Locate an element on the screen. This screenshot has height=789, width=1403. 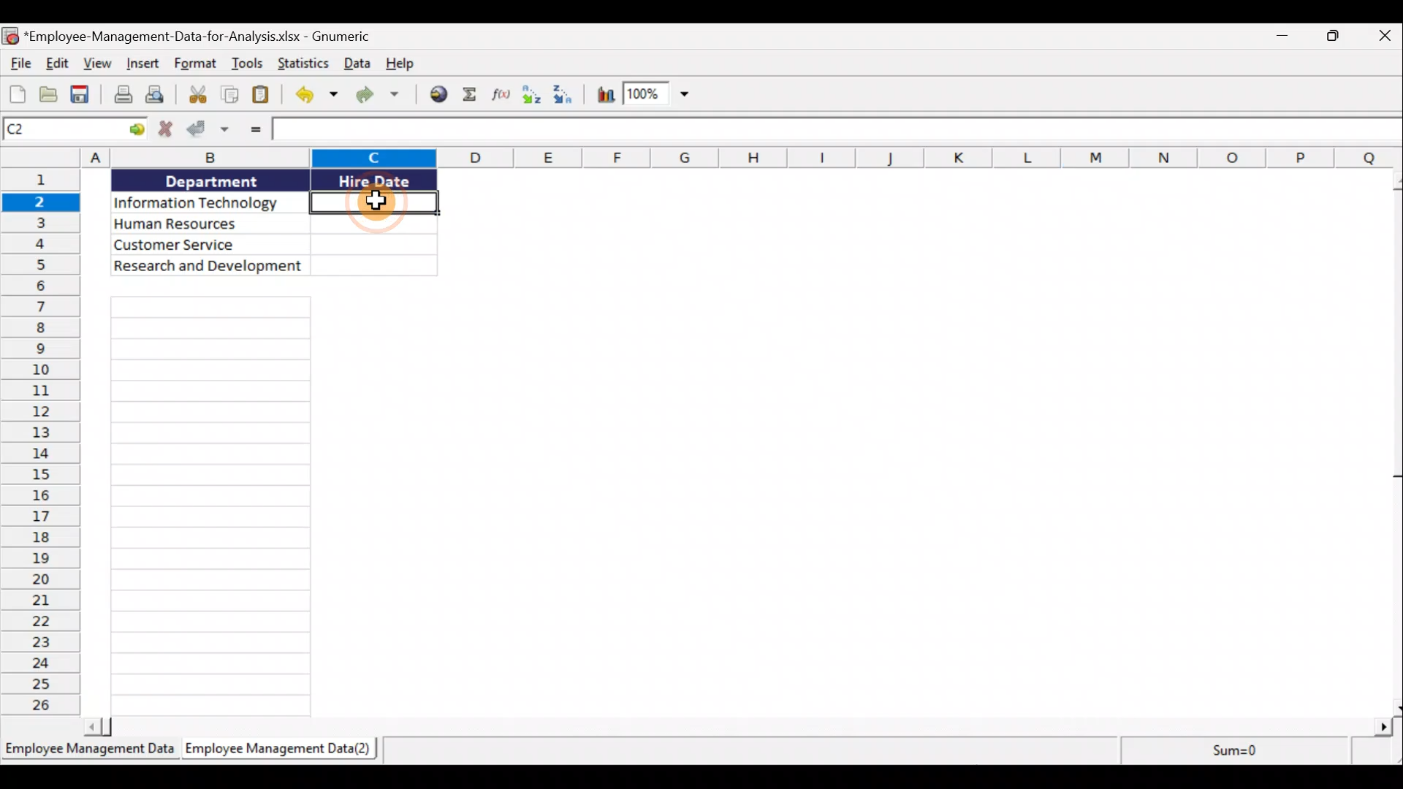
Zoom is located at coordinates (659, 95).